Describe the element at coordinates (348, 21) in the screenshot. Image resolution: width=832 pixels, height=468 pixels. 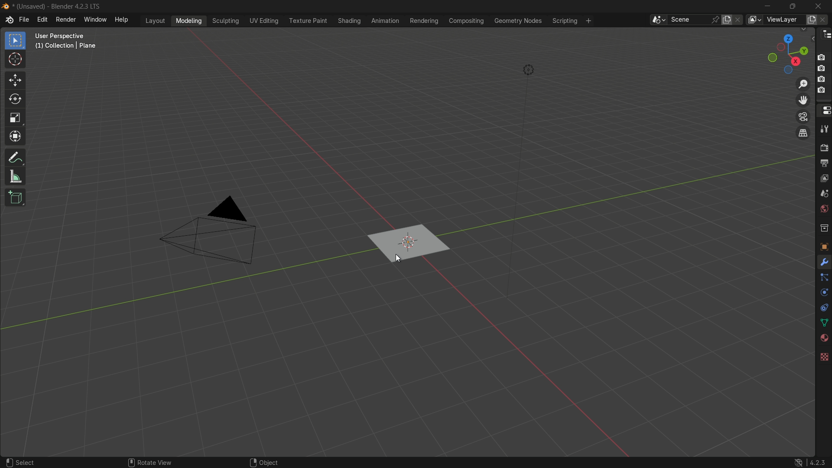
I see `shading` at that location.